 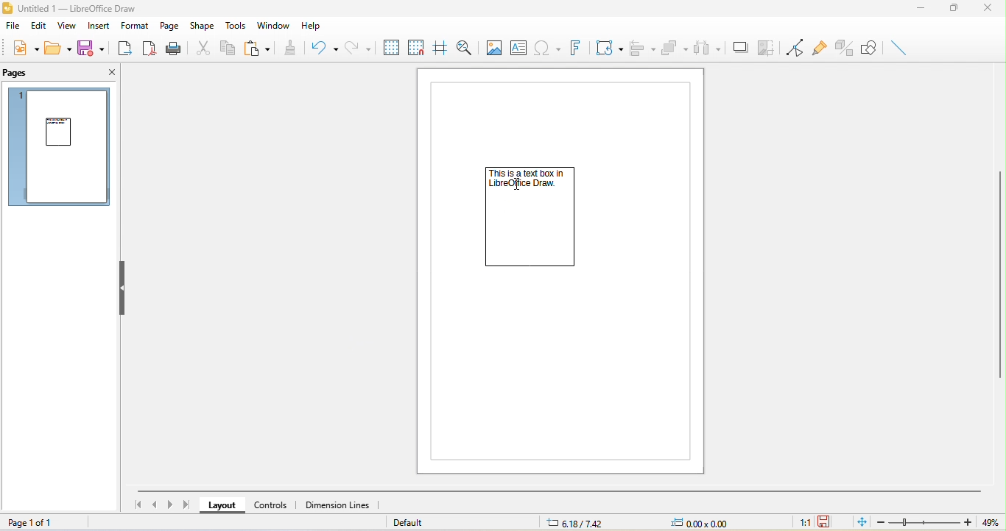 I want to click on horizontal scroll bar, so click(x=557, y=492).